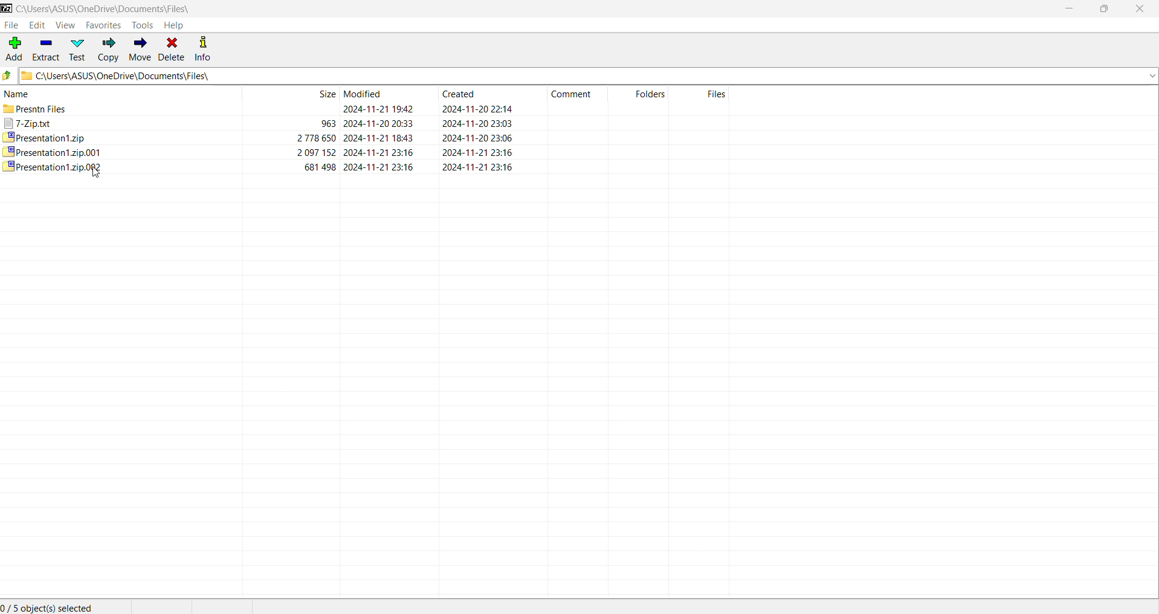  I want to click on Folders, so click(644, 94).